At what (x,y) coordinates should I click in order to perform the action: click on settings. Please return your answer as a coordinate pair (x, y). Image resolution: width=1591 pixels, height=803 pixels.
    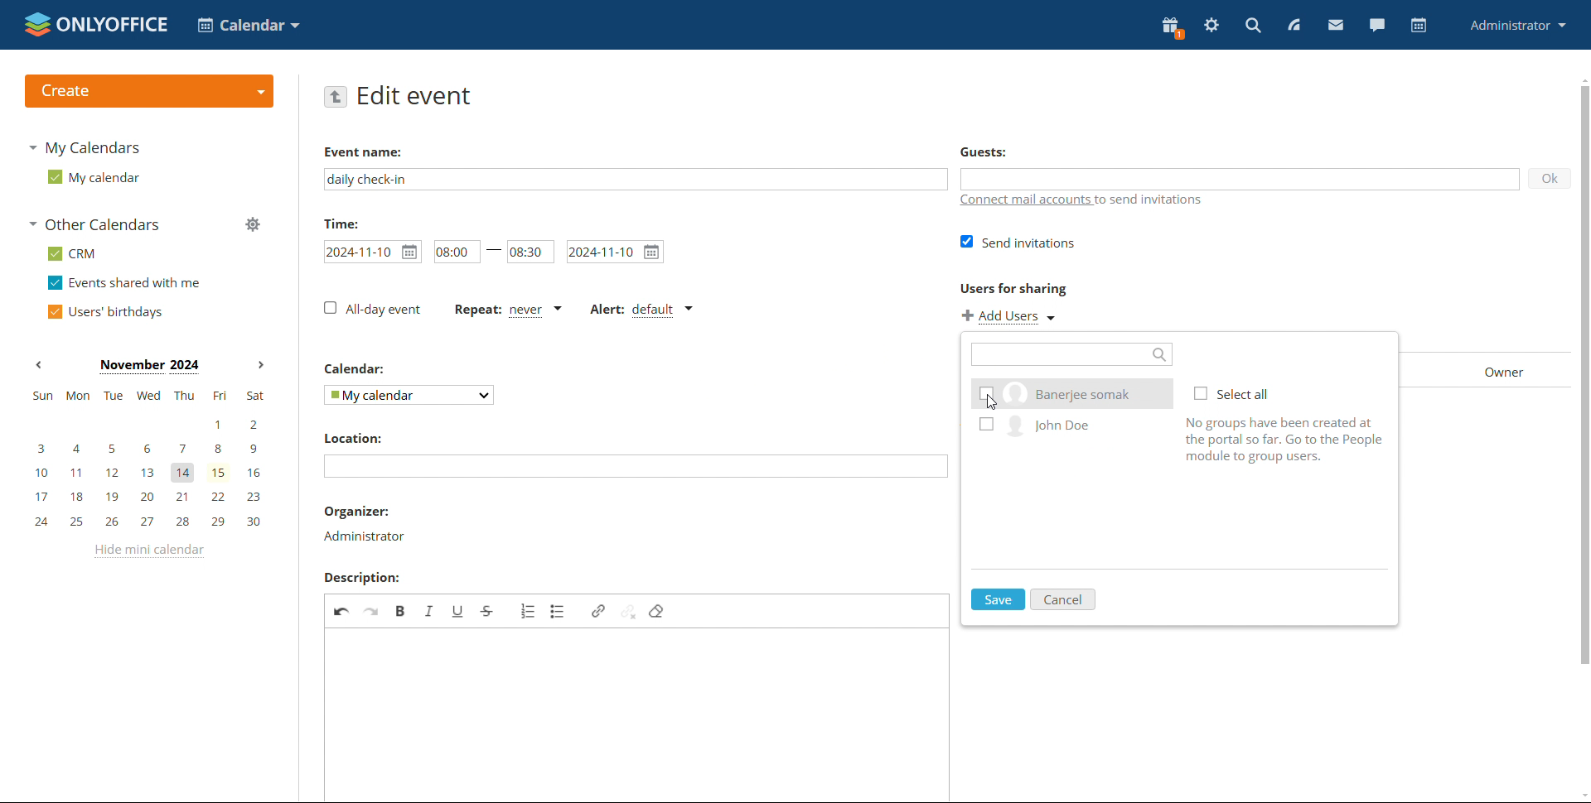
    Looking at the image, I should click on (1211, 26).